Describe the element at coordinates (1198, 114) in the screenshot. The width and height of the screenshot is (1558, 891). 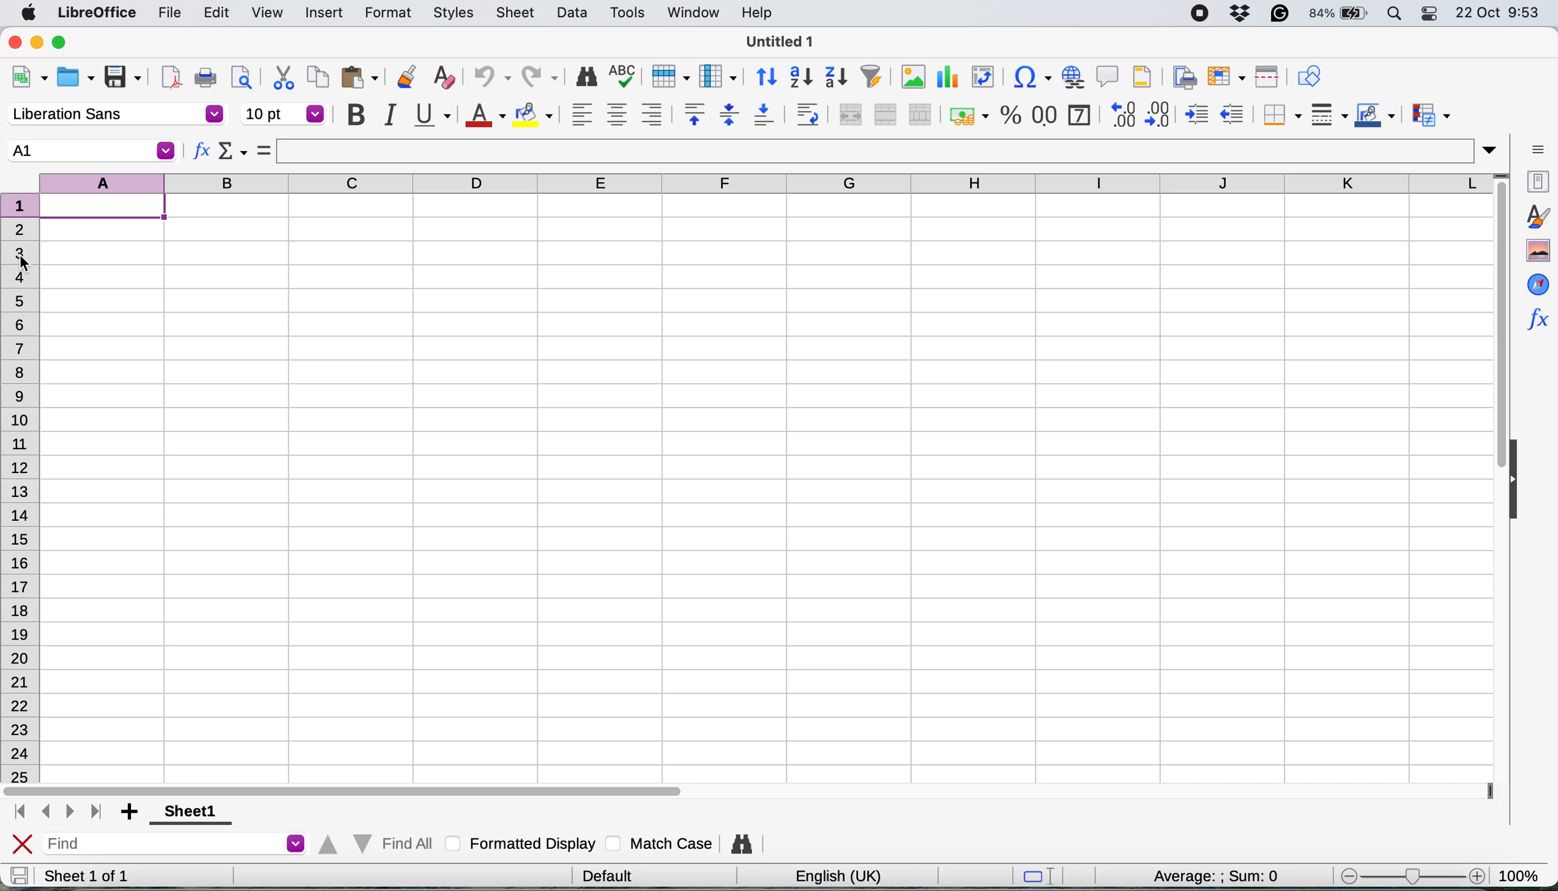
I see `increase indent` at that location.